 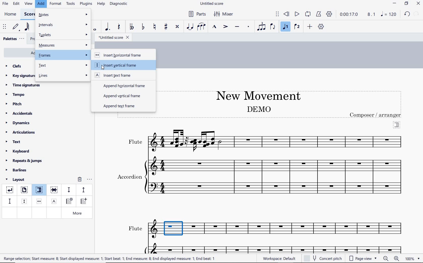 What do you see at coordinates (213, 4) in the screenshot?
I see `file name` at bounding box center [213, 4].